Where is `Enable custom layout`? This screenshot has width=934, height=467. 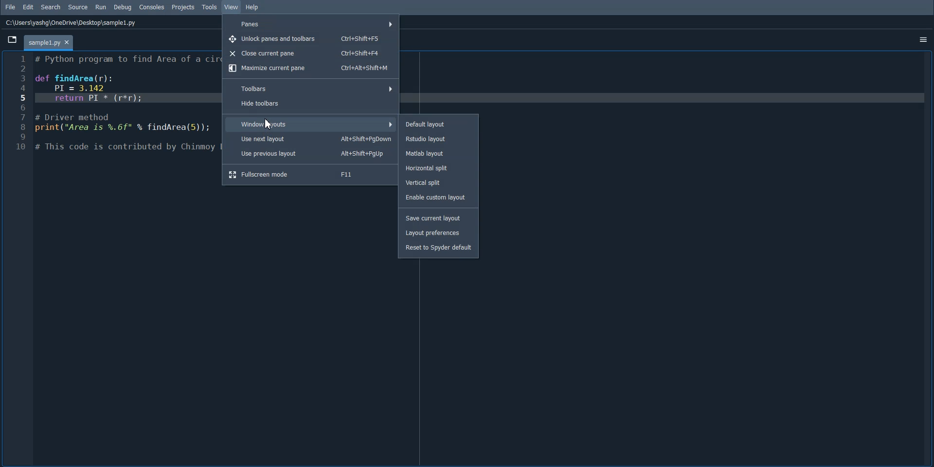
Enable custom layout is located at coordinates (437, 196).